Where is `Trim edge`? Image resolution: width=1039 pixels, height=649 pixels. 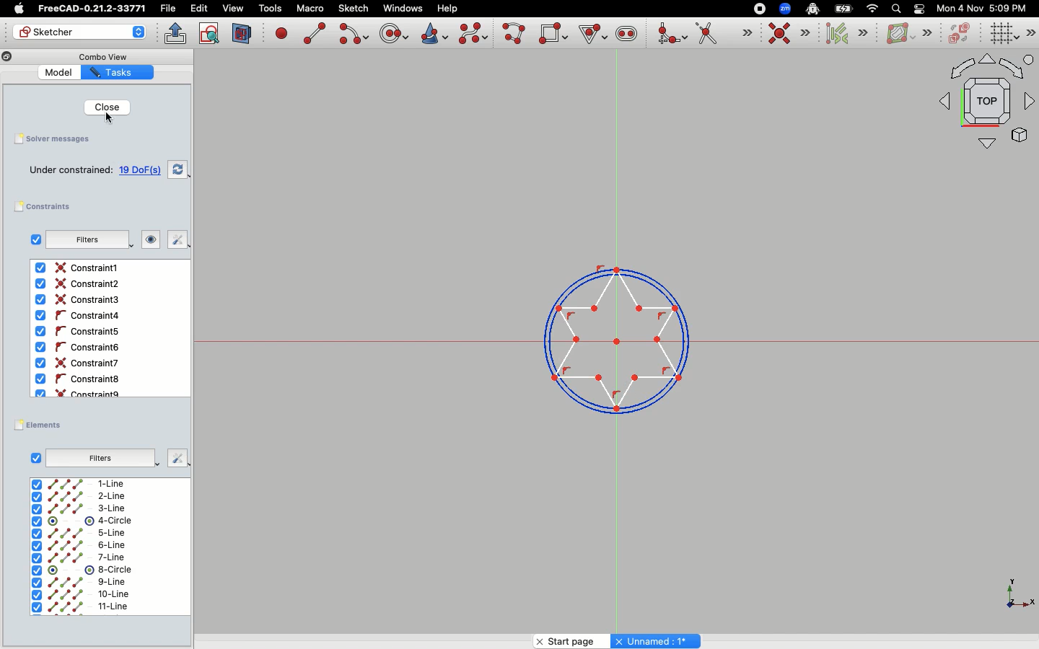 Trim edge is located at coordinates (724, 35).